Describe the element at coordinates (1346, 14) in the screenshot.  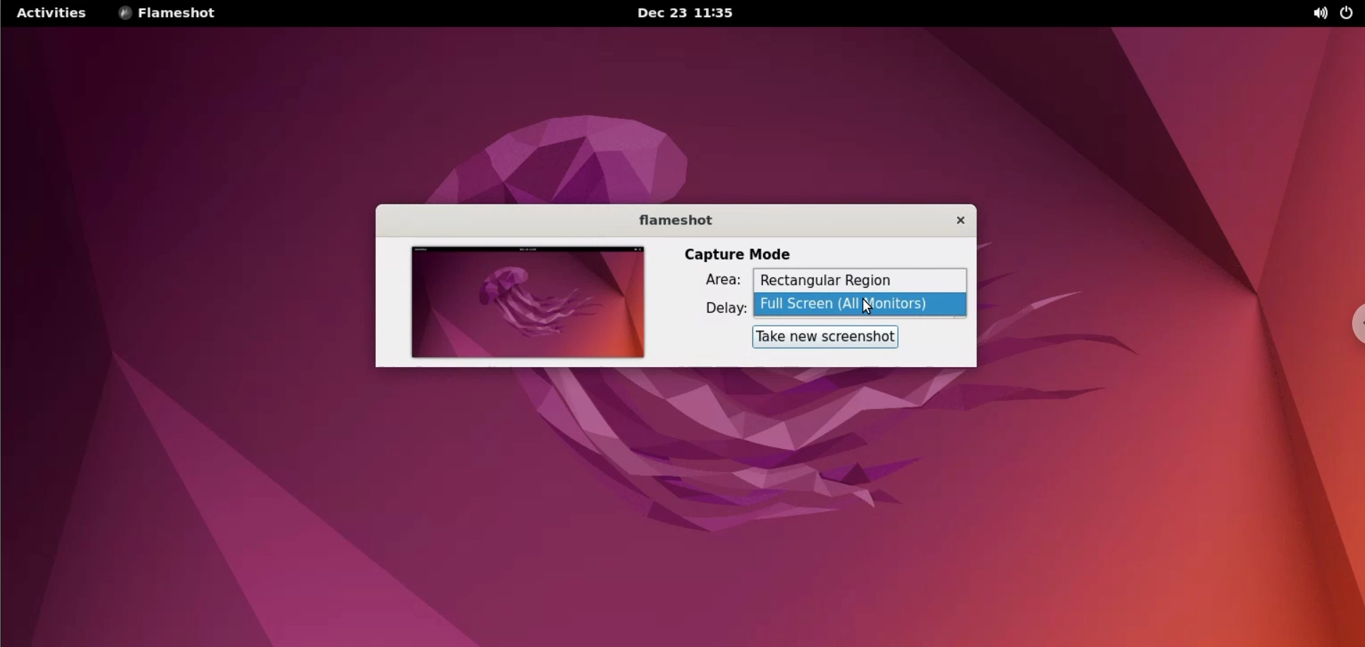
I see `power options` at that location.